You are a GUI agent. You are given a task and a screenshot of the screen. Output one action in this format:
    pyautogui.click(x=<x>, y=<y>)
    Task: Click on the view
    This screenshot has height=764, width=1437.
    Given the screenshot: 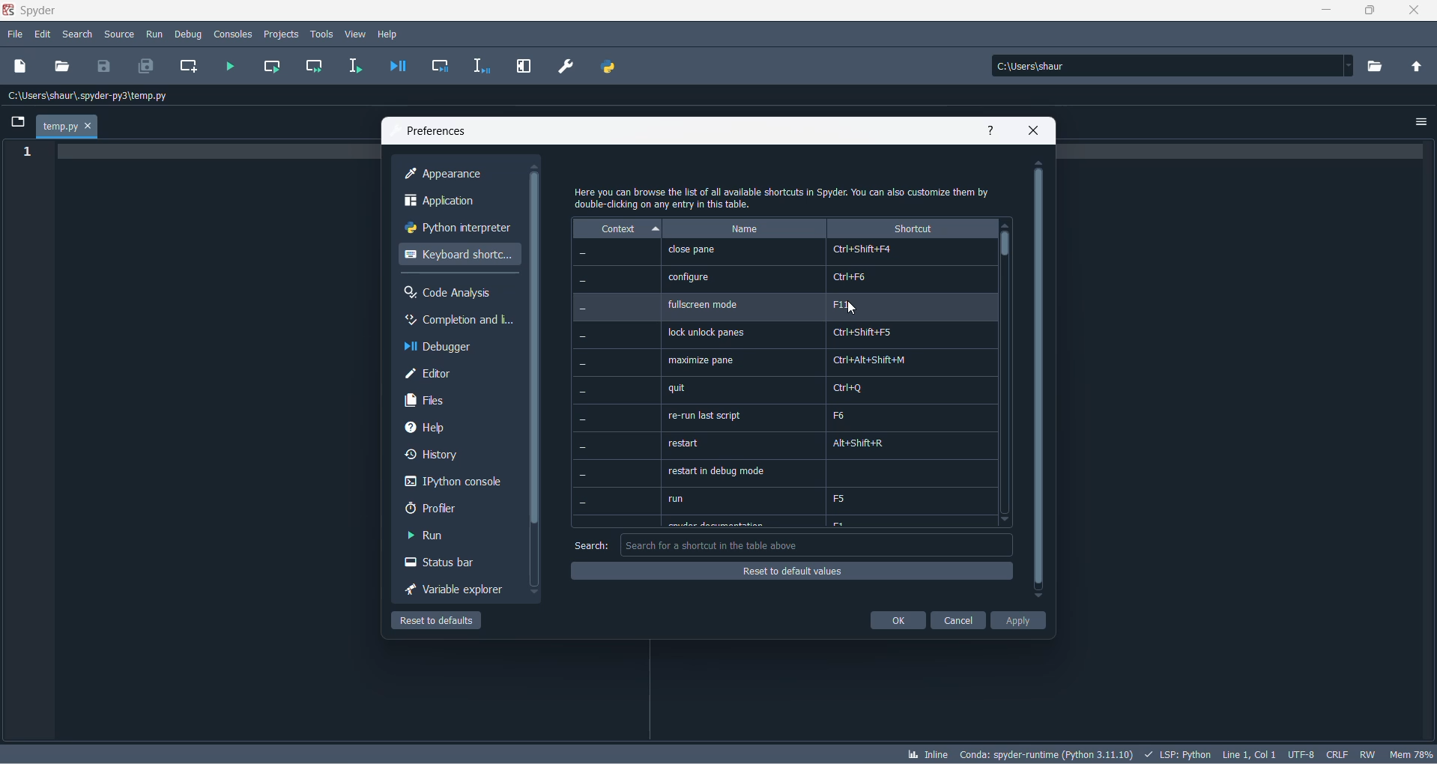 What is the action you would take?
    pyautogui.click(x=356, y=34)
    